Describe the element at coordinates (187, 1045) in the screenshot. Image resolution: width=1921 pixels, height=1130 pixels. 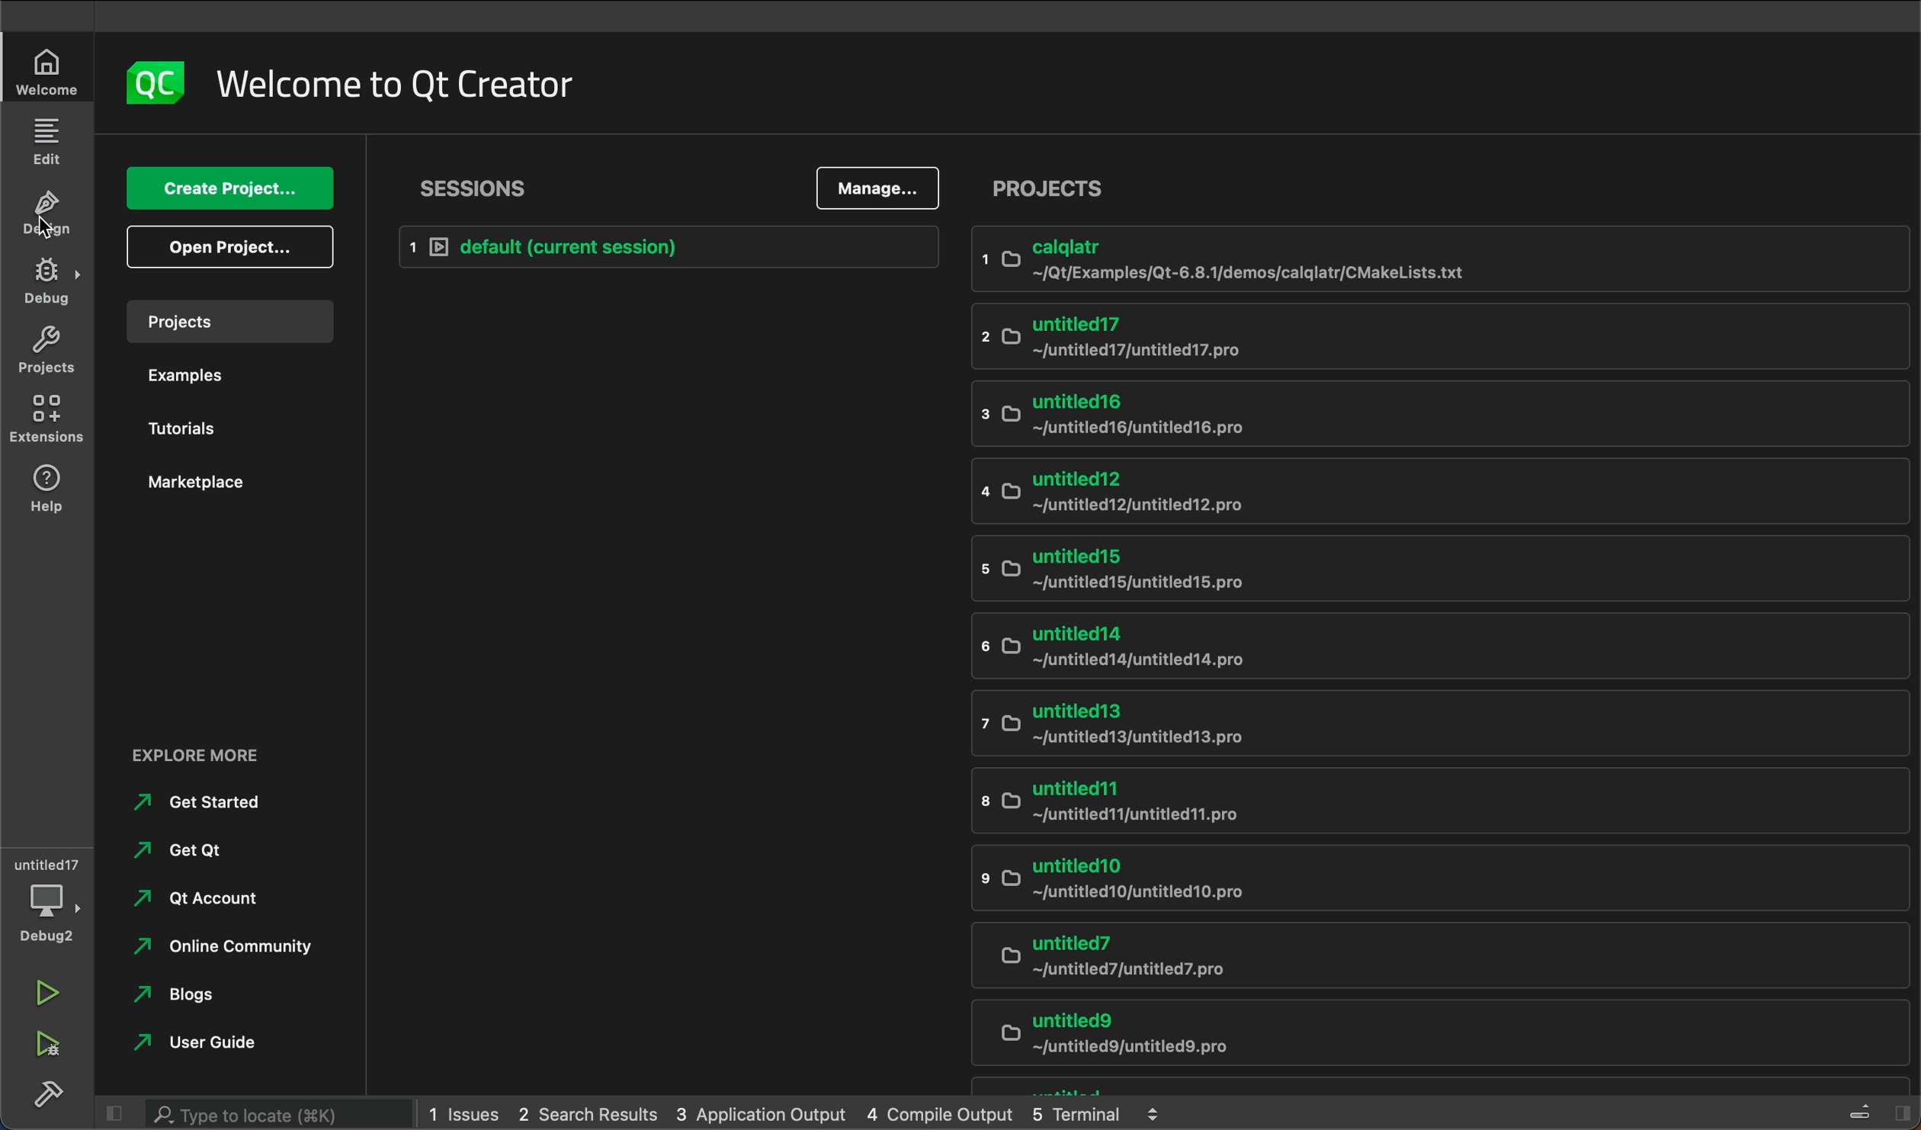
I see `user guide` at that location.